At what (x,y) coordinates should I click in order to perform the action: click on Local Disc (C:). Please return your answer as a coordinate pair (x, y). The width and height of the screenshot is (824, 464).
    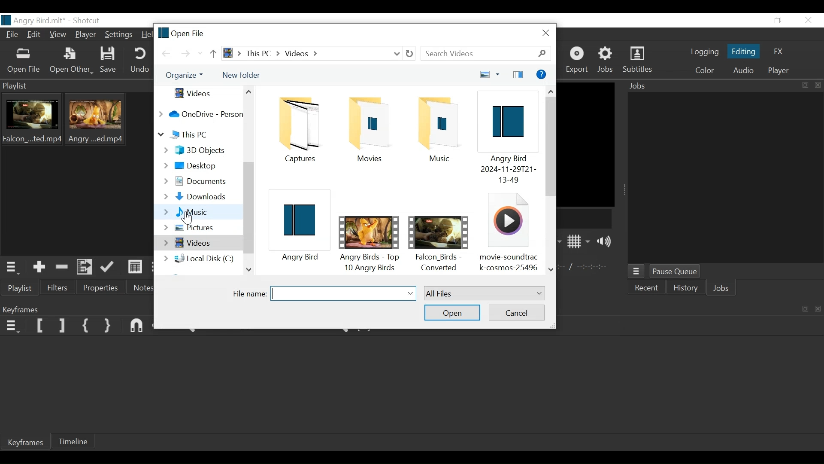
    Looking at the image, I should click on (197, 258).